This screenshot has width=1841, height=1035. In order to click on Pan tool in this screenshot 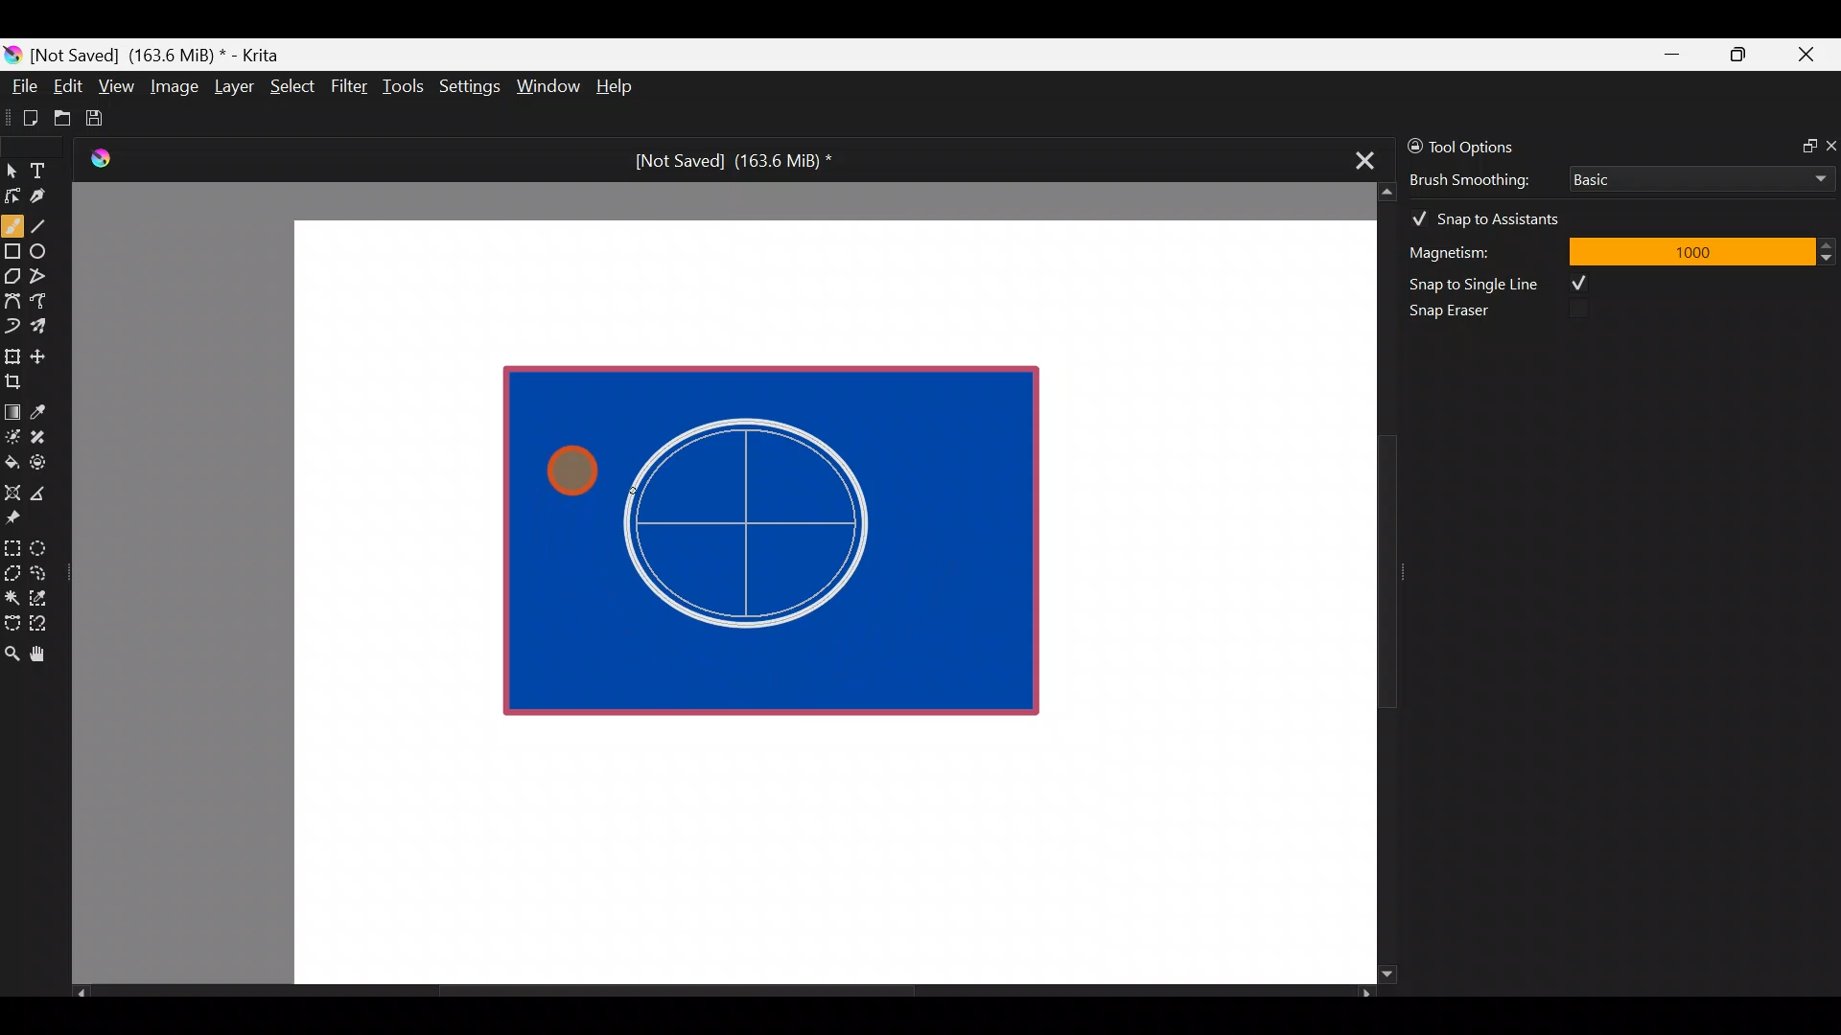, I will do `click(46, 655)`.